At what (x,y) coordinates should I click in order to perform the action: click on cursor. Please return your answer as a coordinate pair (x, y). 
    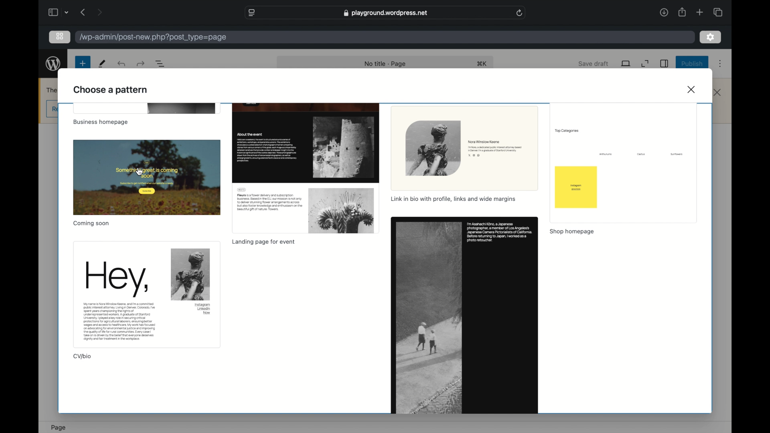
    Looking at the image, I should click on (140, 172).